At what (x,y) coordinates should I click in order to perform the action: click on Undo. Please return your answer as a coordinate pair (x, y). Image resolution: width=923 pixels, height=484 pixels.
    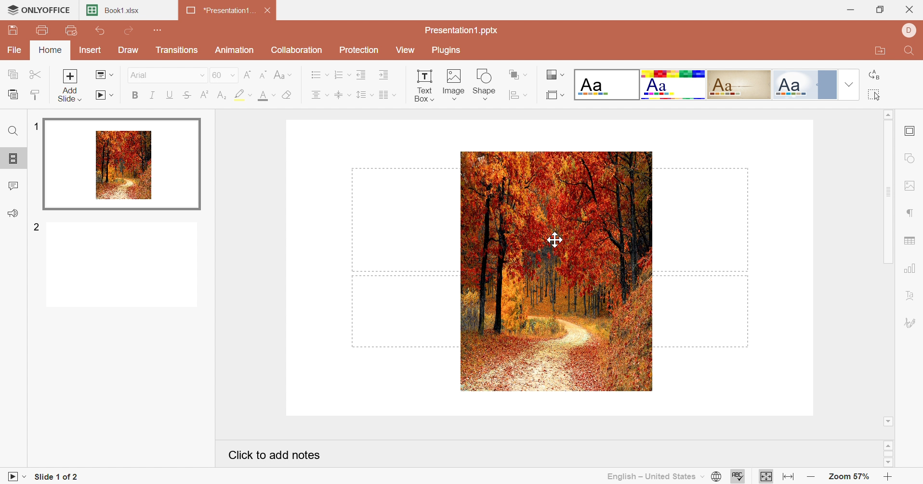
    Looking at the image, I should click on (101, 31).